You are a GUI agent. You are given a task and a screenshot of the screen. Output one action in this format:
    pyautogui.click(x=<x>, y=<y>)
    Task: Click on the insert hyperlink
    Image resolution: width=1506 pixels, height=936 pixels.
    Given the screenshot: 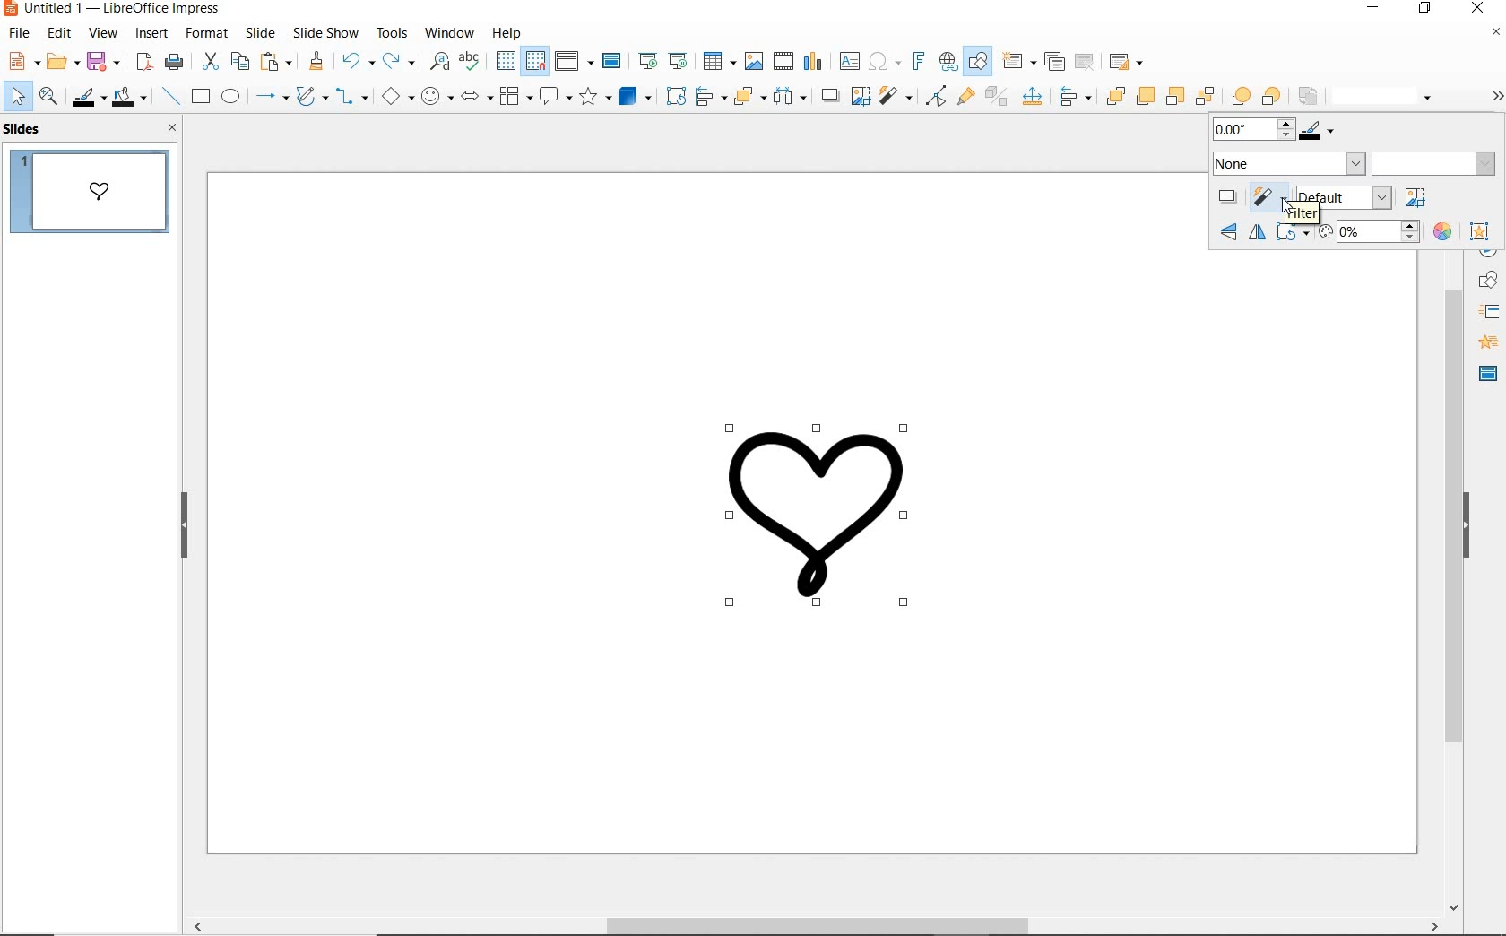 What is the action you would take?
    pyautogui.click(x=948, y=62)
    